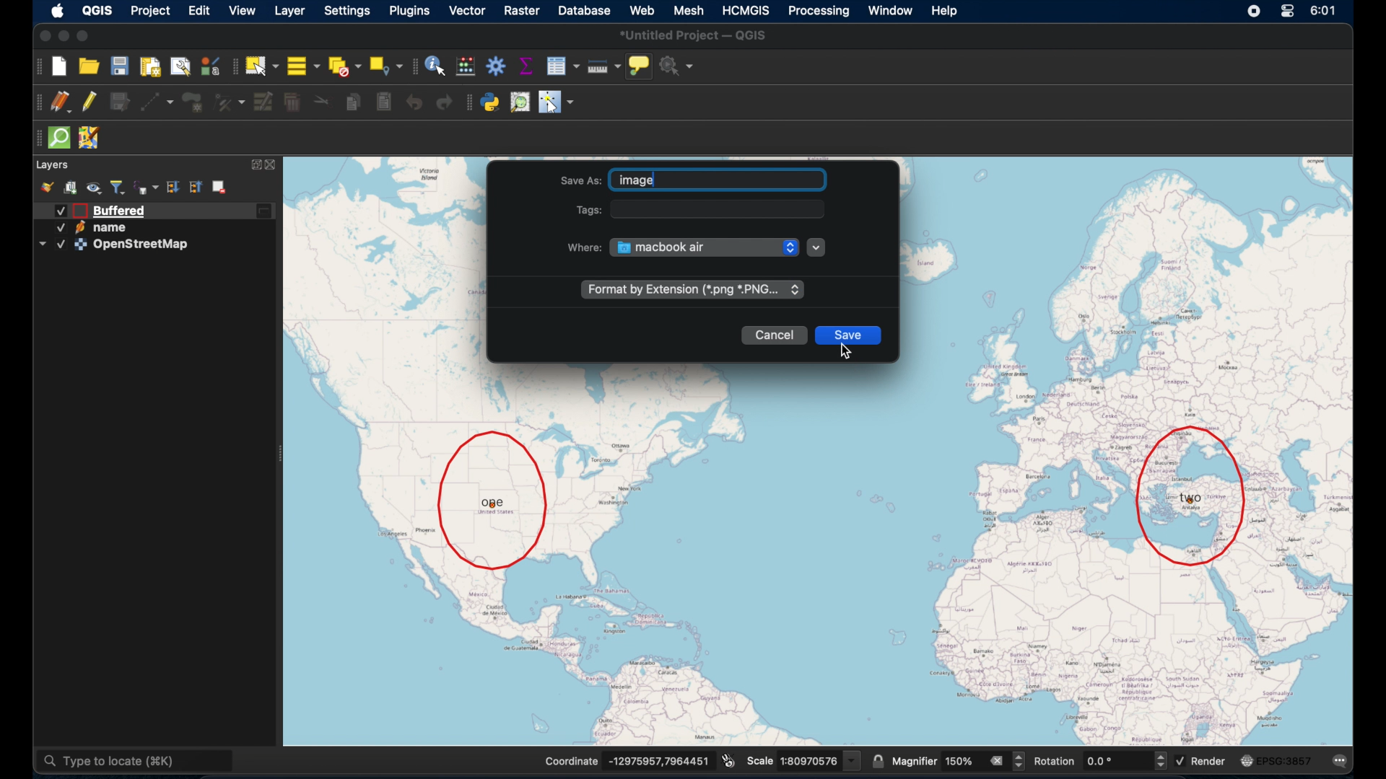 Image resolution: width=1386 pixels, height=779 pixels. Describe the element at coordinates (1341, 760) in the screenshot. I see `messages` at that location.